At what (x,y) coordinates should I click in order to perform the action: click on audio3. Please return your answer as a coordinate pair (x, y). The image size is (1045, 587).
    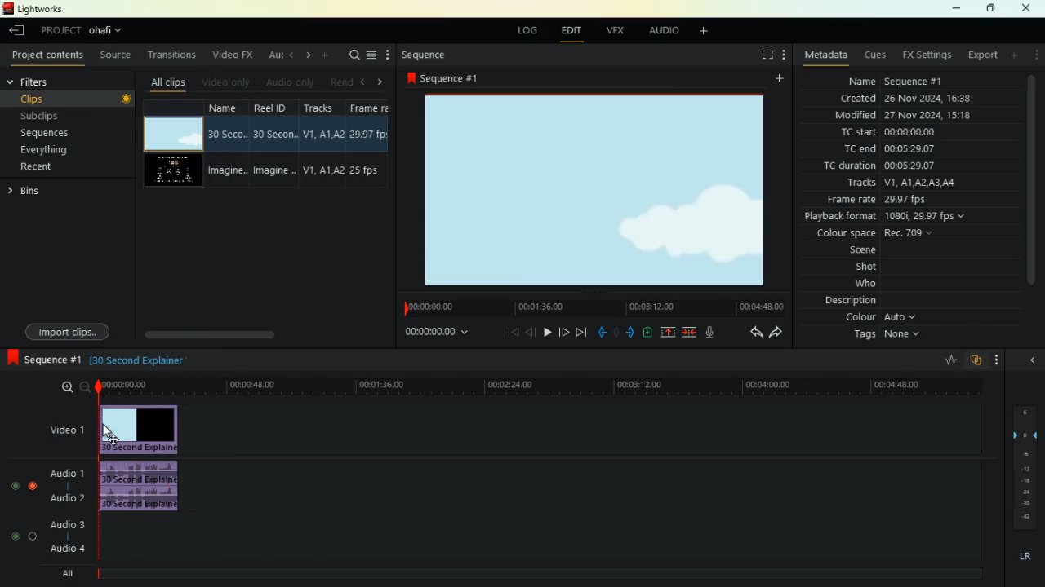
    Looking at the image, I should click on (64, 523).